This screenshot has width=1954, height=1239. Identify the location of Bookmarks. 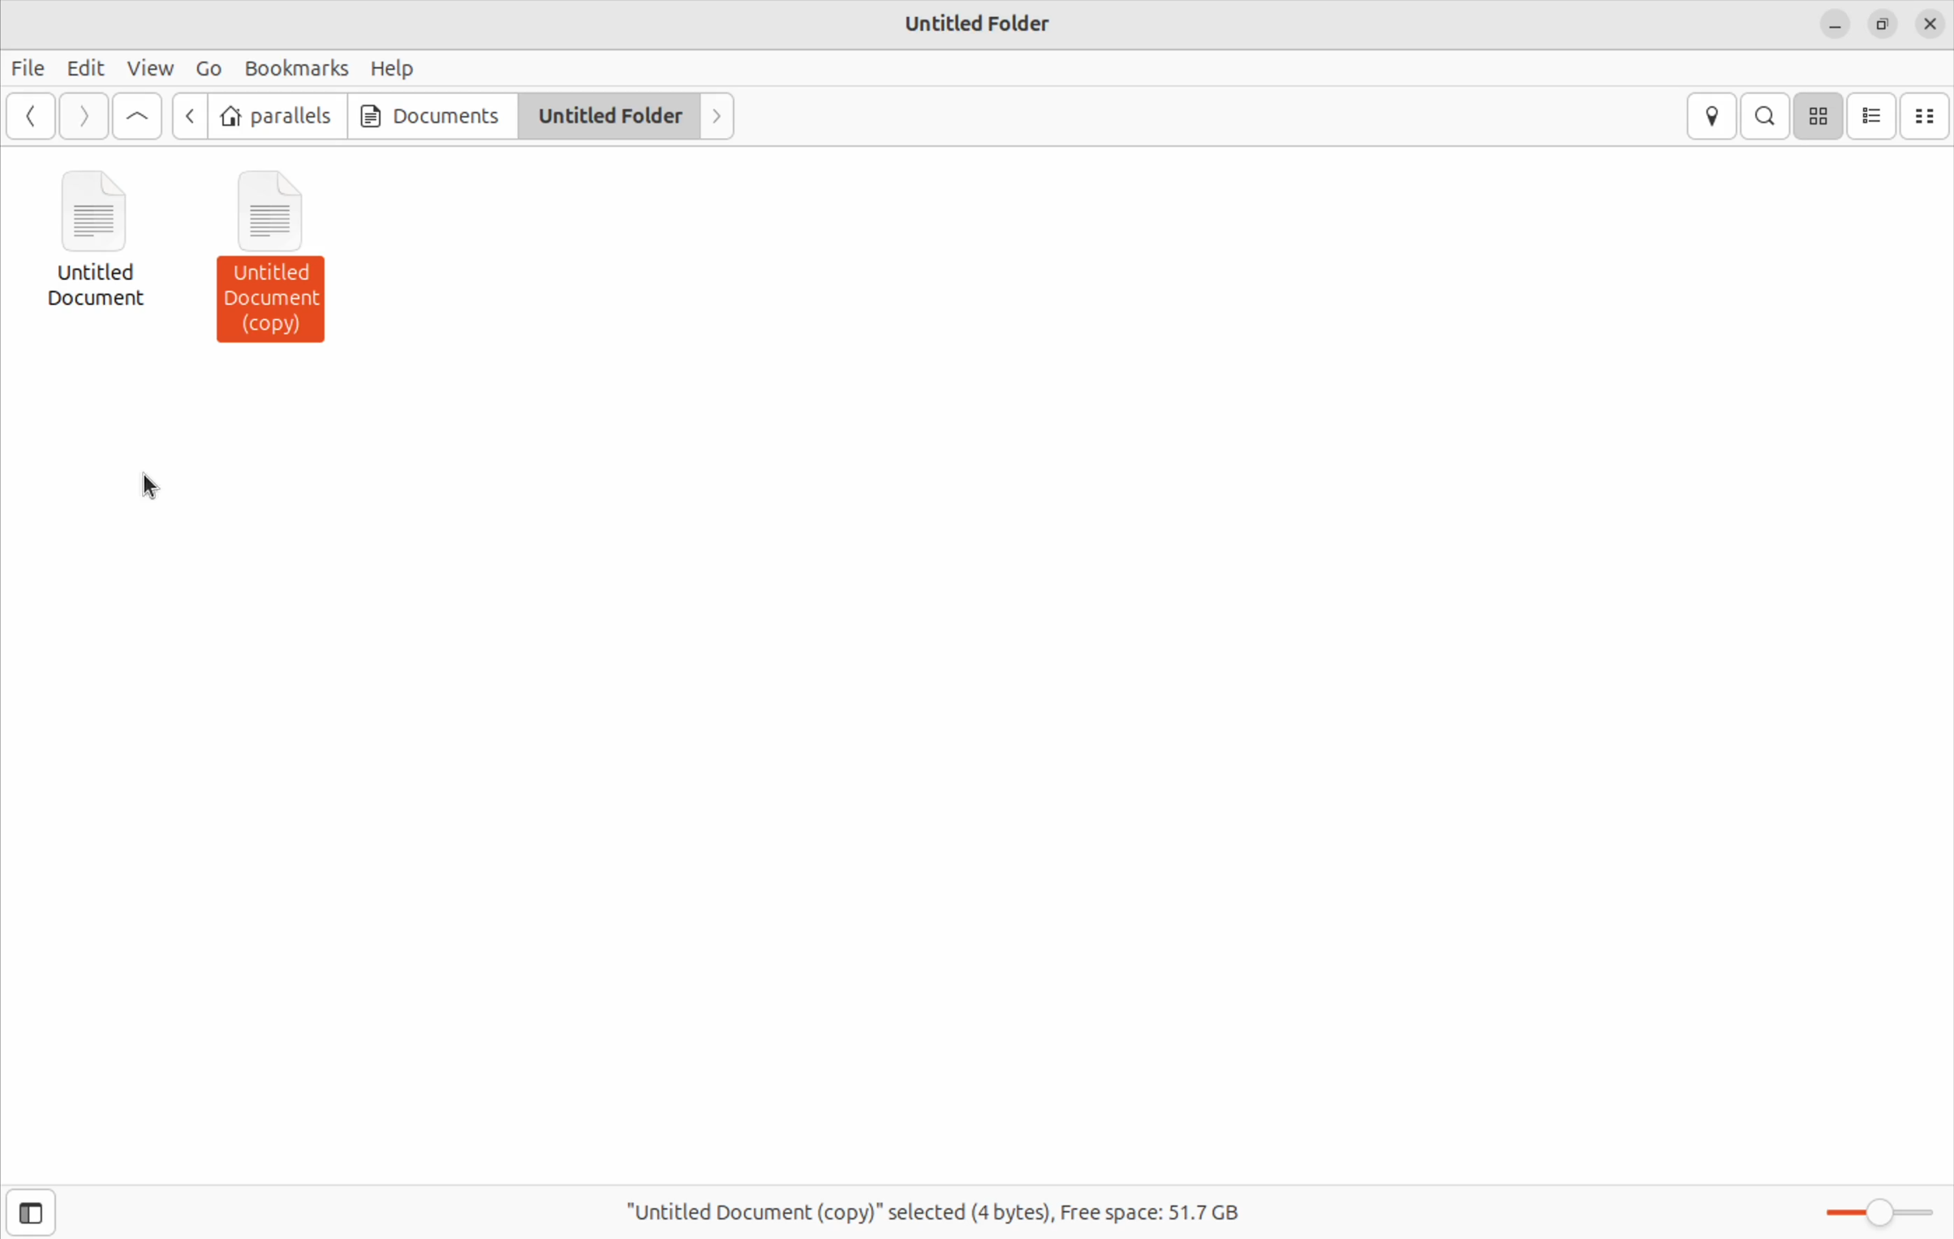
(296, 68).